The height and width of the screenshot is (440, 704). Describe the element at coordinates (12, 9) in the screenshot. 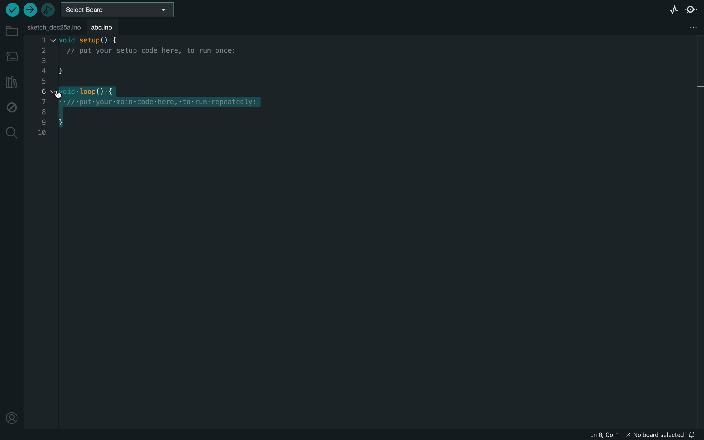

I see `verify` at that location.